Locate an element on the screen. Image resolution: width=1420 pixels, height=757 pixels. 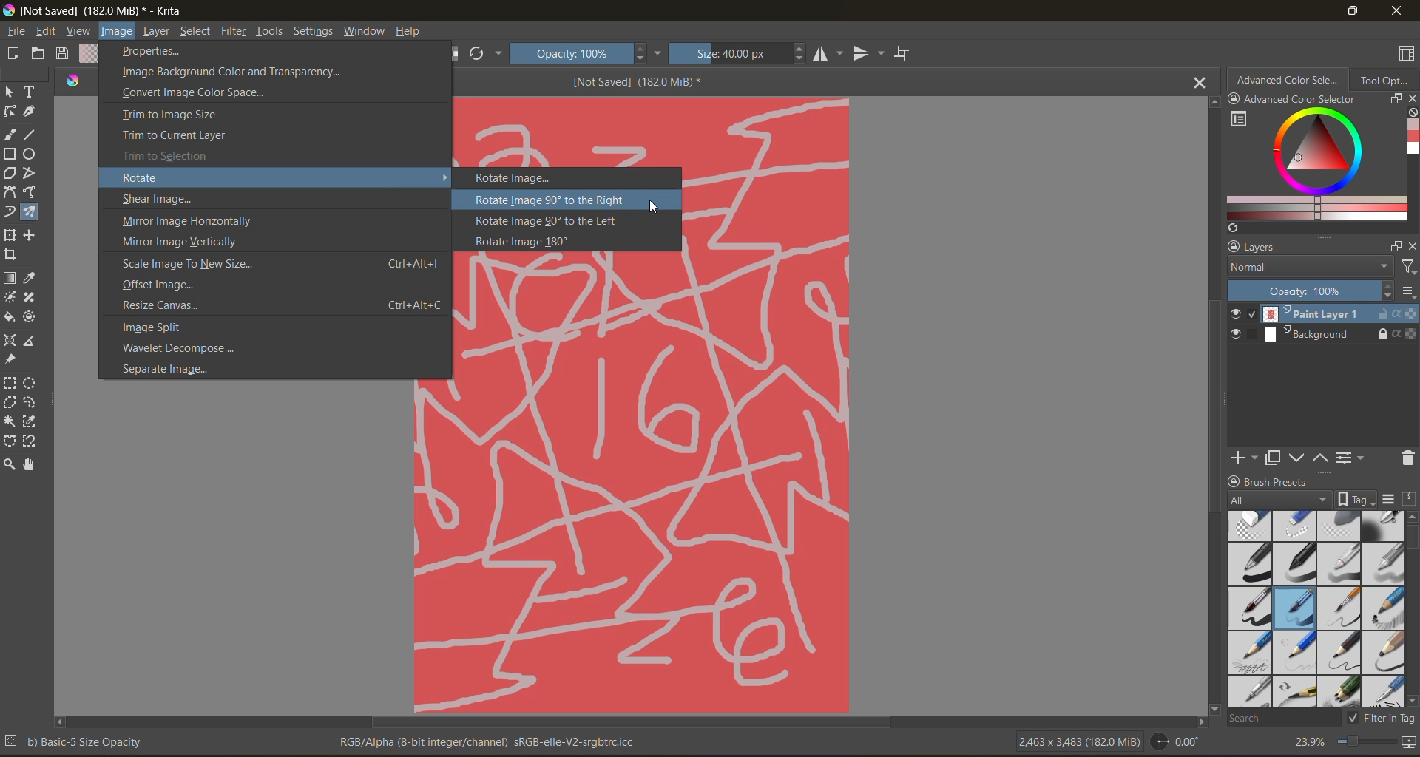
save is located at coordinates (64, 55).